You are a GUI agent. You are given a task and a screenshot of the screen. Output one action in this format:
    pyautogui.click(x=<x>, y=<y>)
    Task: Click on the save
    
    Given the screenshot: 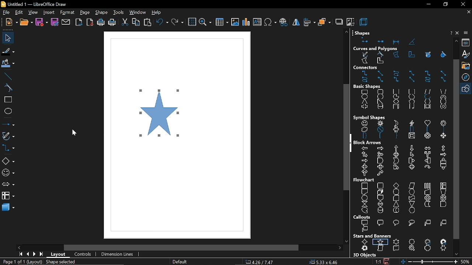 What is the action you would take?
    pyautogui.click(x=42, y=22)
    